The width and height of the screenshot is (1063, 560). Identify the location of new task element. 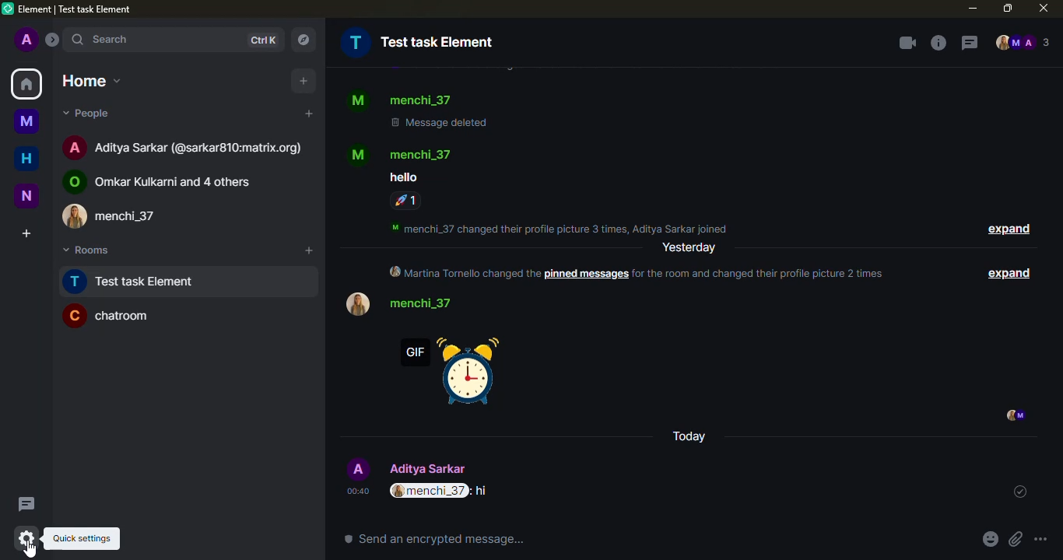
(422, 42).